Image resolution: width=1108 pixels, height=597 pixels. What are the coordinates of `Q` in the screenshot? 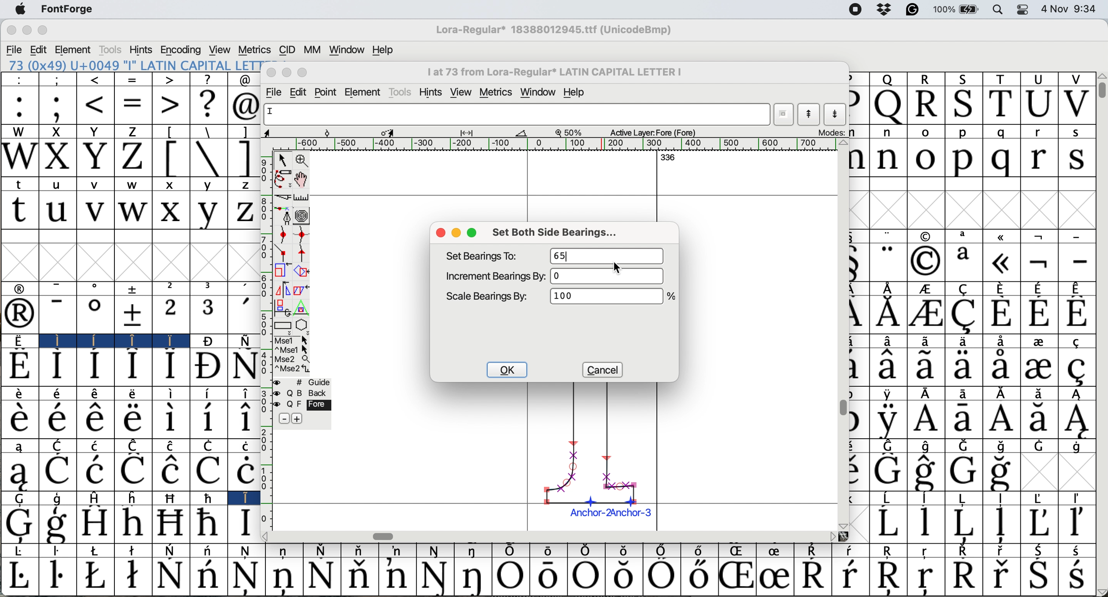 It's located at (887, 79).